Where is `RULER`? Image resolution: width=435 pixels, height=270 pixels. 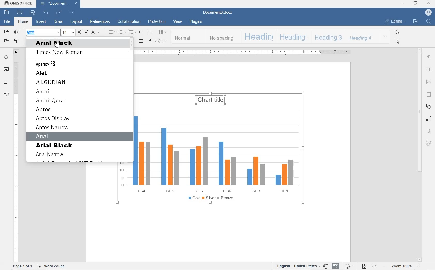
RULER is located at coordinates (245, 52).